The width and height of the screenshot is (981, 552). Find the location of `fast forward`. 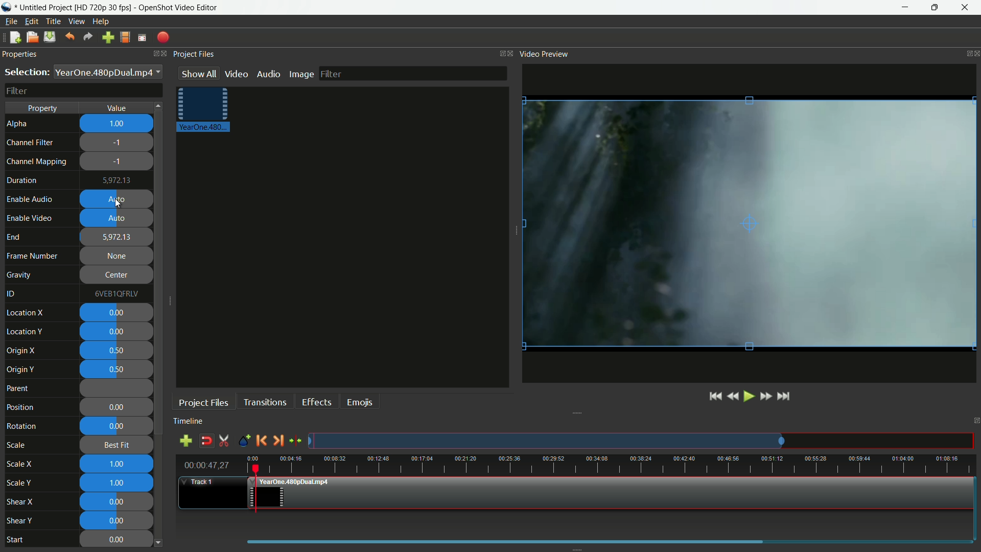

fast forward is located at coordinates (742, 396).